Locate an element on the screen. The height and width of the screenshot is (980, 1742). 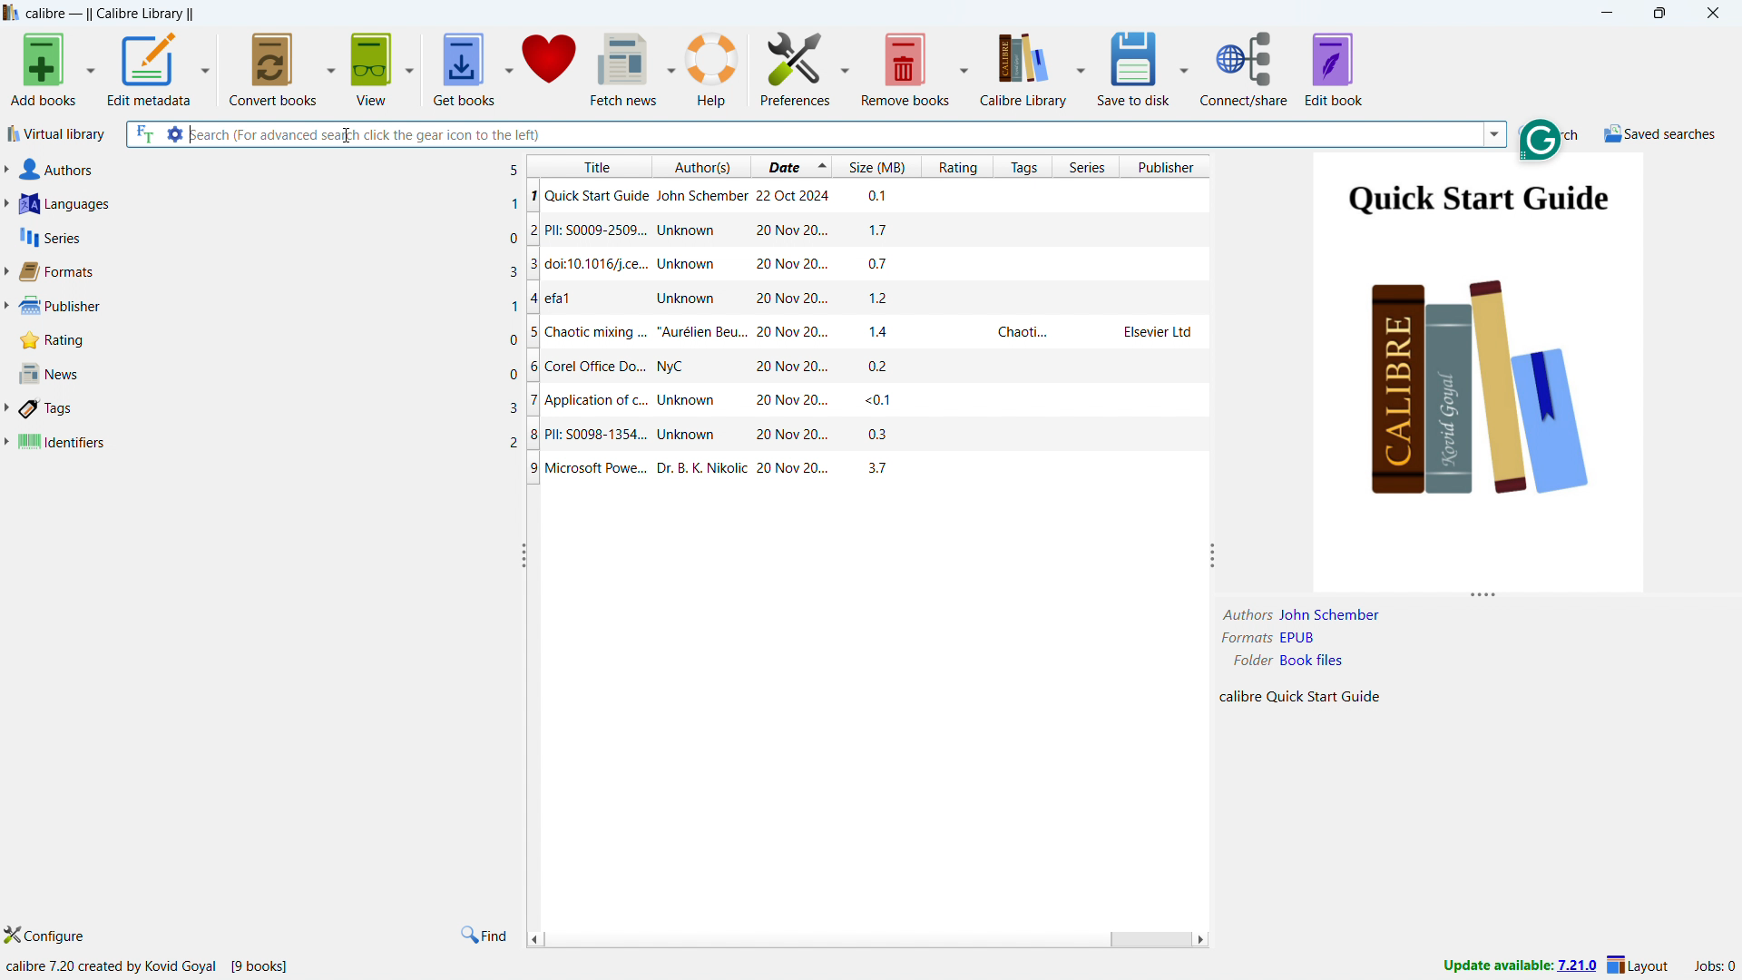
fetch news options is located at coordinates (670, 67).